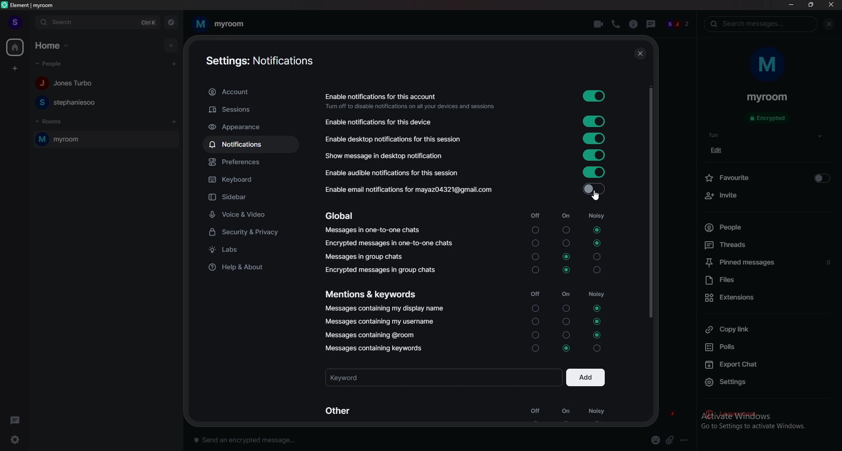 This screenshot has height=451, width=842. I want to click on sidebar, so click(253, 197).